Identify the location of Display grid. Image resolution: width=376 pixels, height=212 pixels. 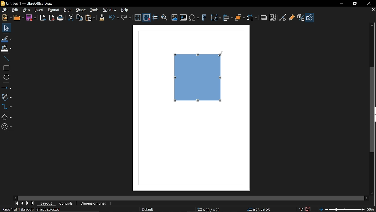
(138, 18).